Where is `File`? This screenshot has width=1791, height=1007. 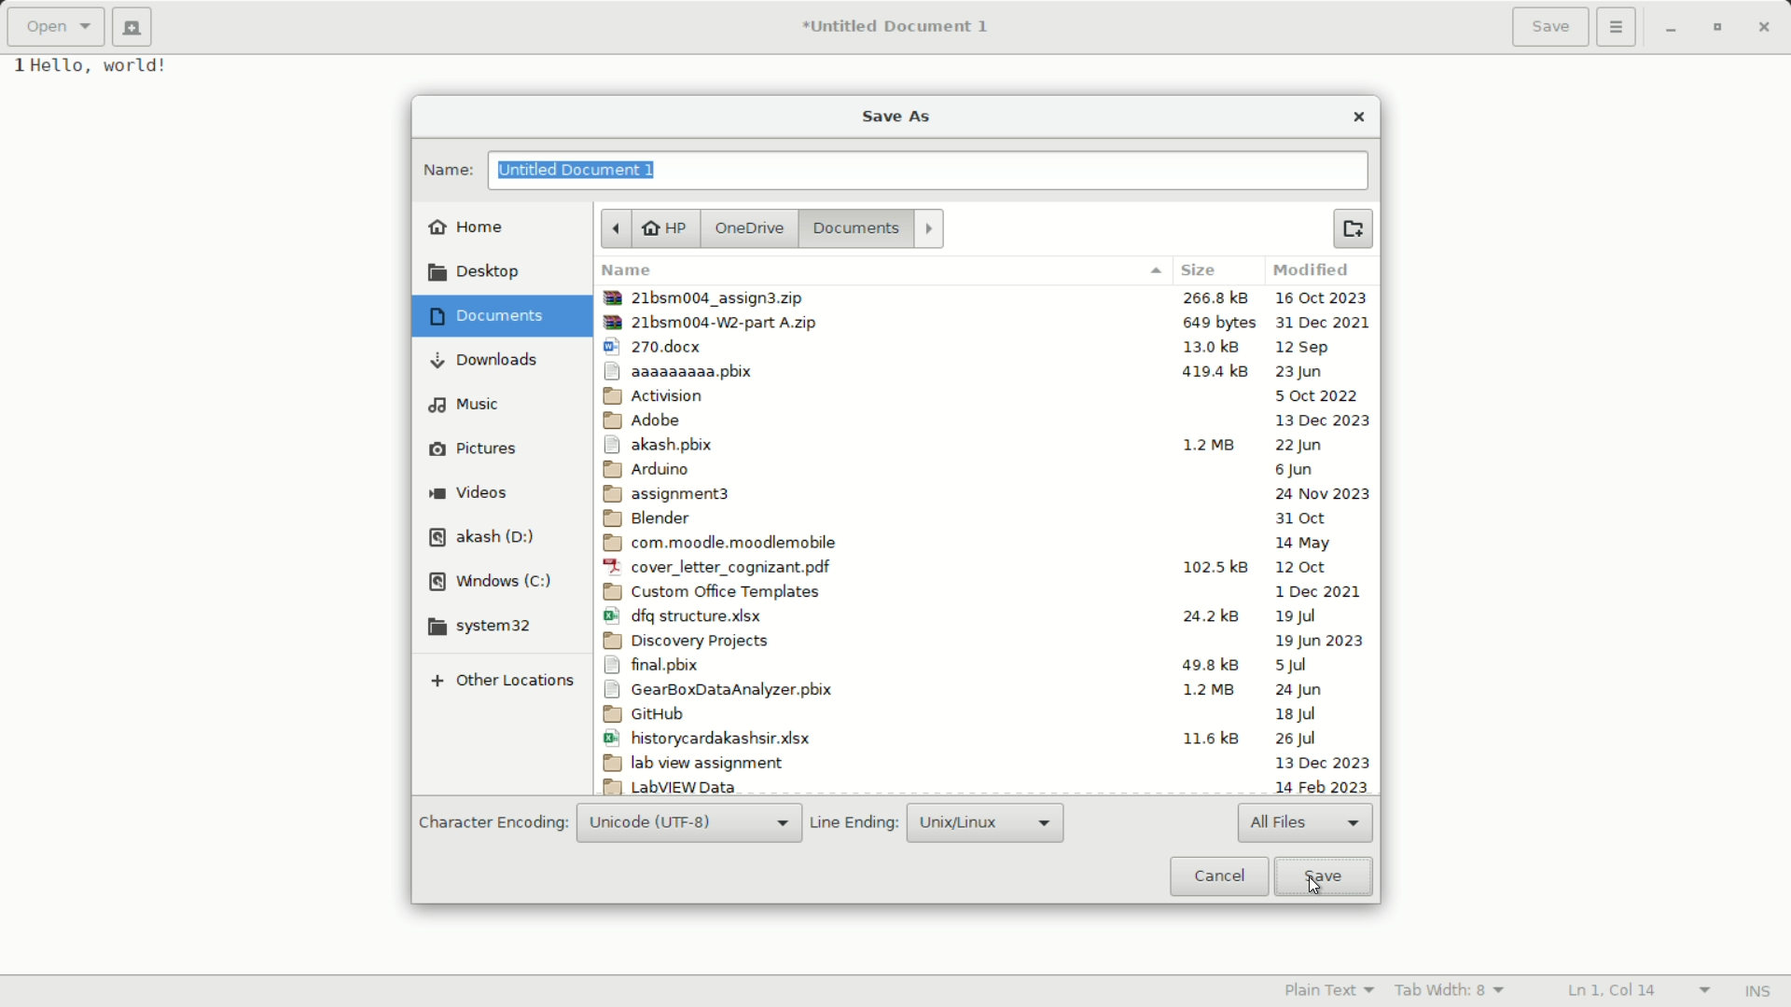 File is located at coordinates (986, 593).